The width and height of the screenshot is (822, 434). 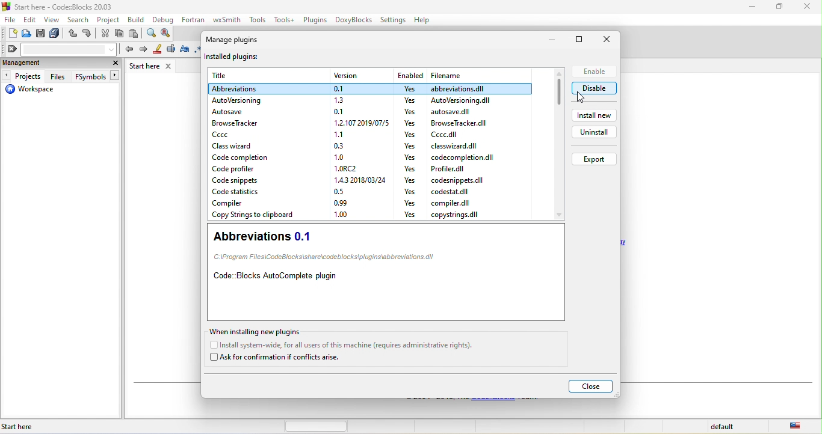 I want to click on install system wide for all users of this machine, so click(x=351, y=345).